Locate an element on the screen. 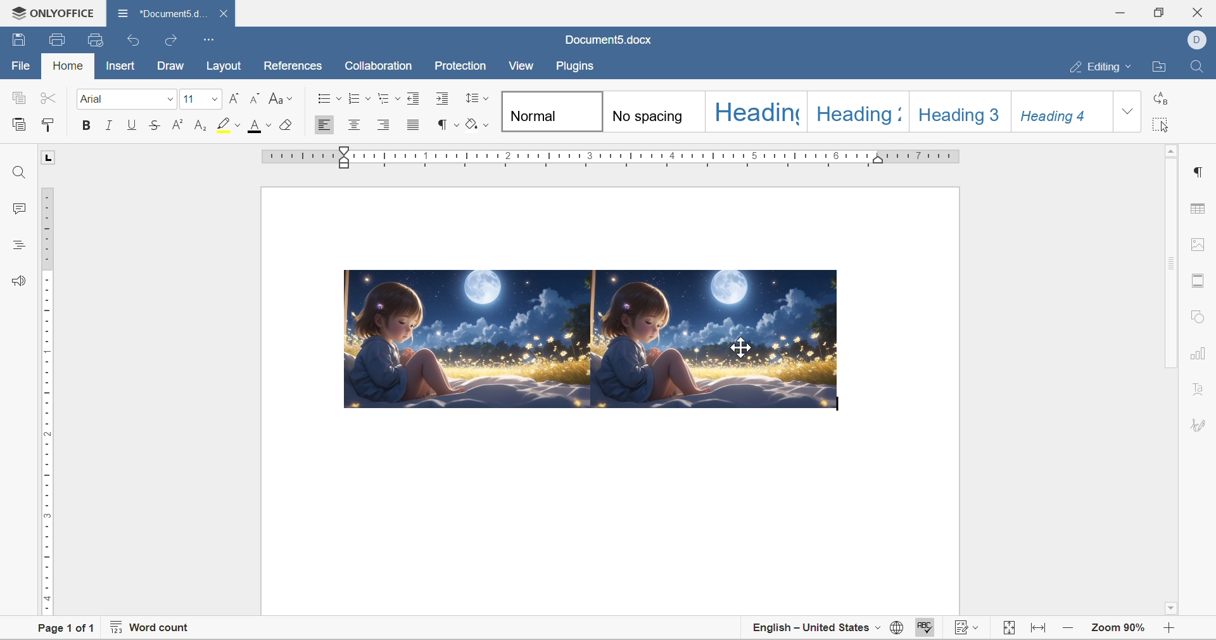 Image resolution: width=1216 pixels, height=640 pixels. paste is located at coordinates (19, 124).